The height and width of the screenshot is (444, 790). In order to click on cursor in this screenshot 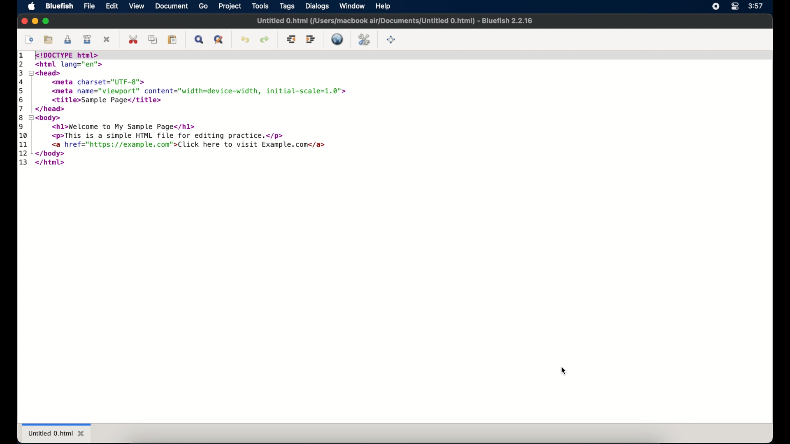, I will do `click(565, 371)`.